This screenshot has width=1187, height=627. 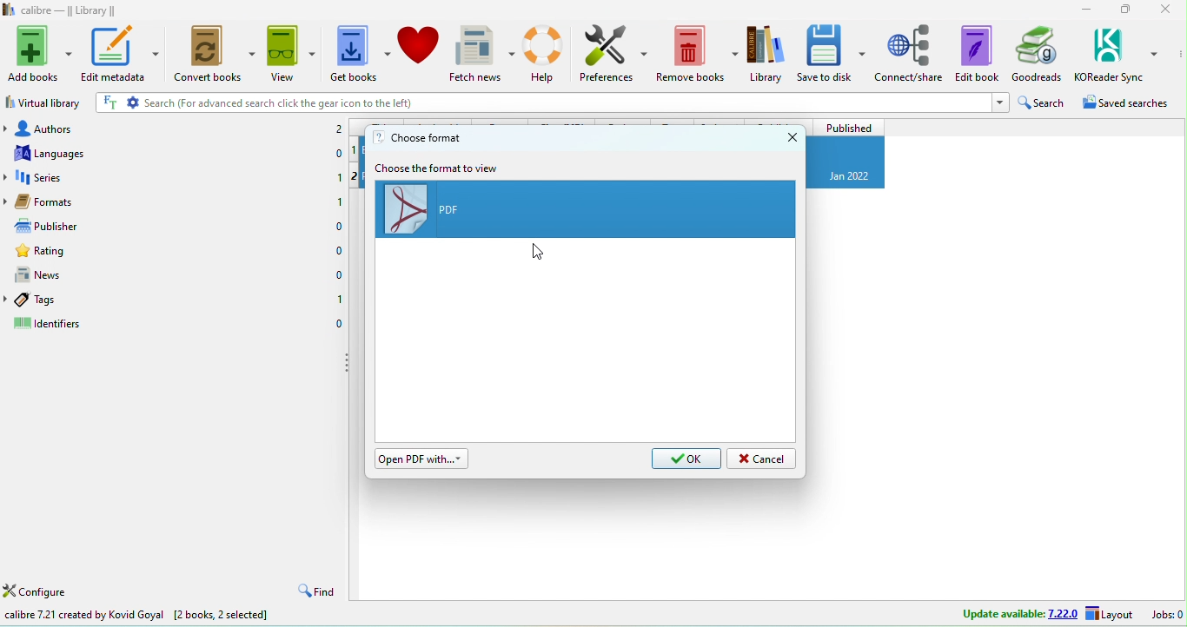 What do you see at coordinates (847, 127) in the screenshot?
I see `published` at bounding box center [847, 127].